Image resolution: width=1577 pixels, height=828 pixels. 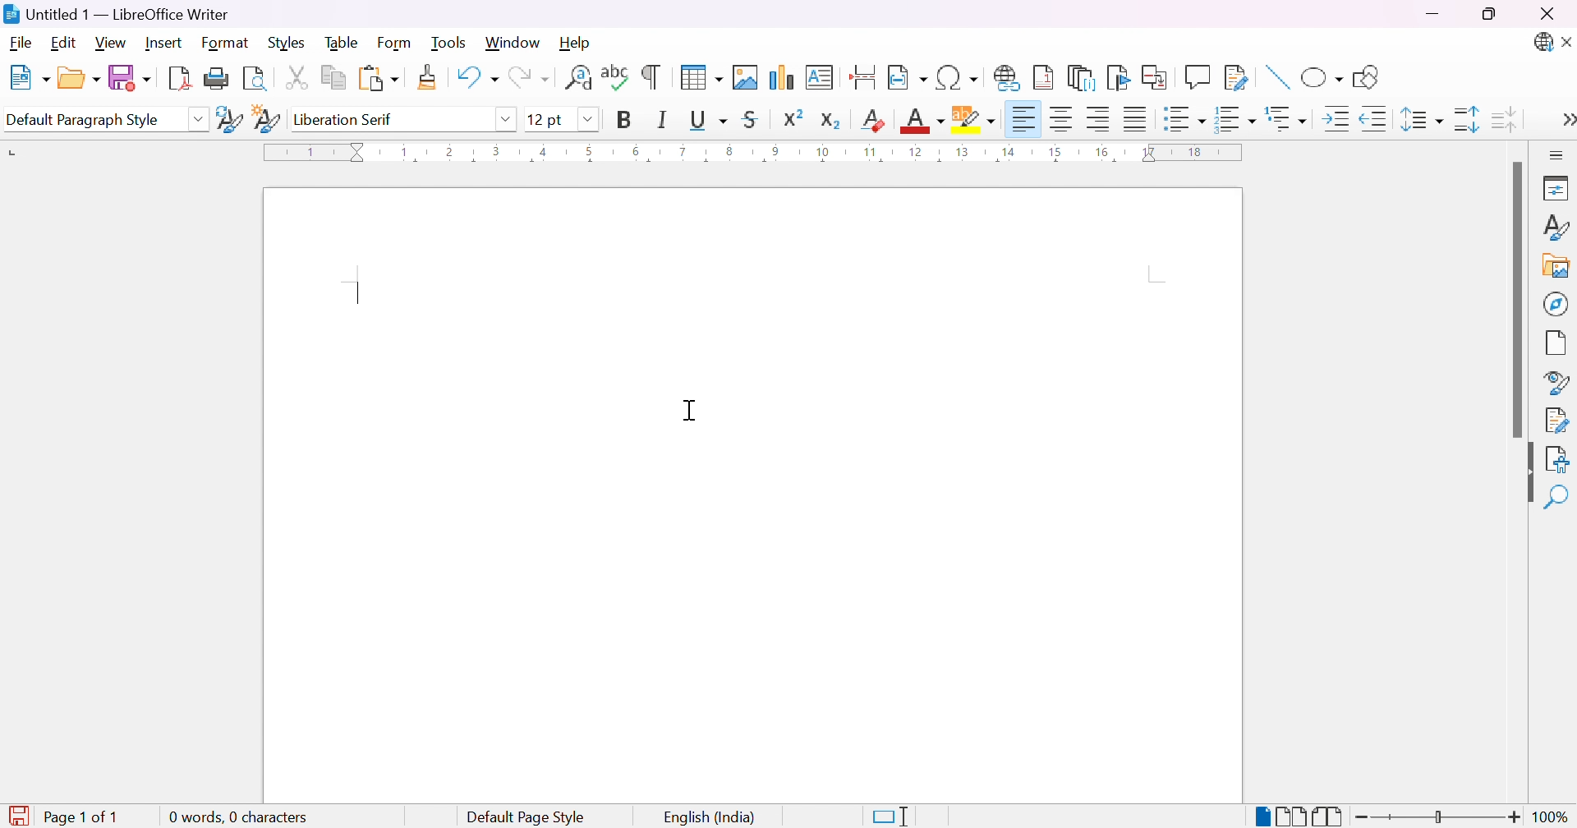 What do you see at coordinates (1489, 16) in the screenshot?
I see `Restore down` at bounding box center [1489, 16].